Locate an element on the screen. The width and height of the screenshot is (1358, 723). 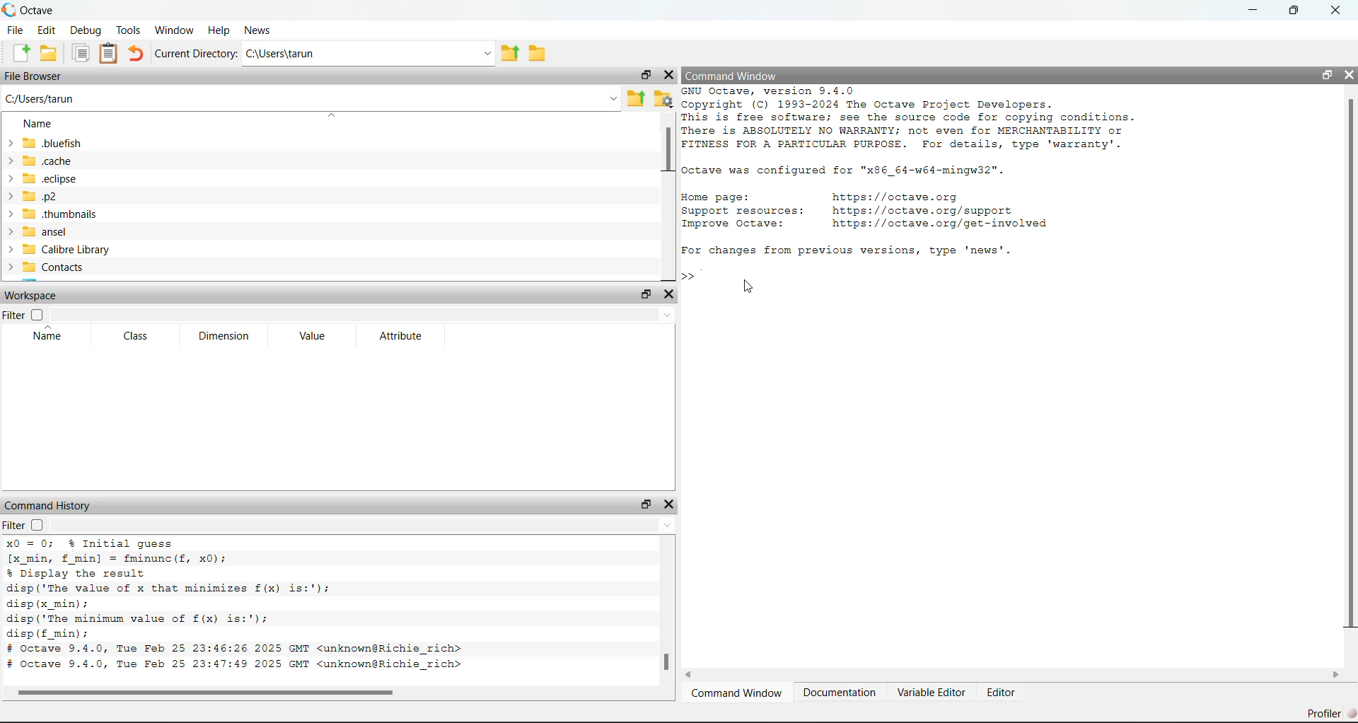
Help is located at coordinates (217, 28).